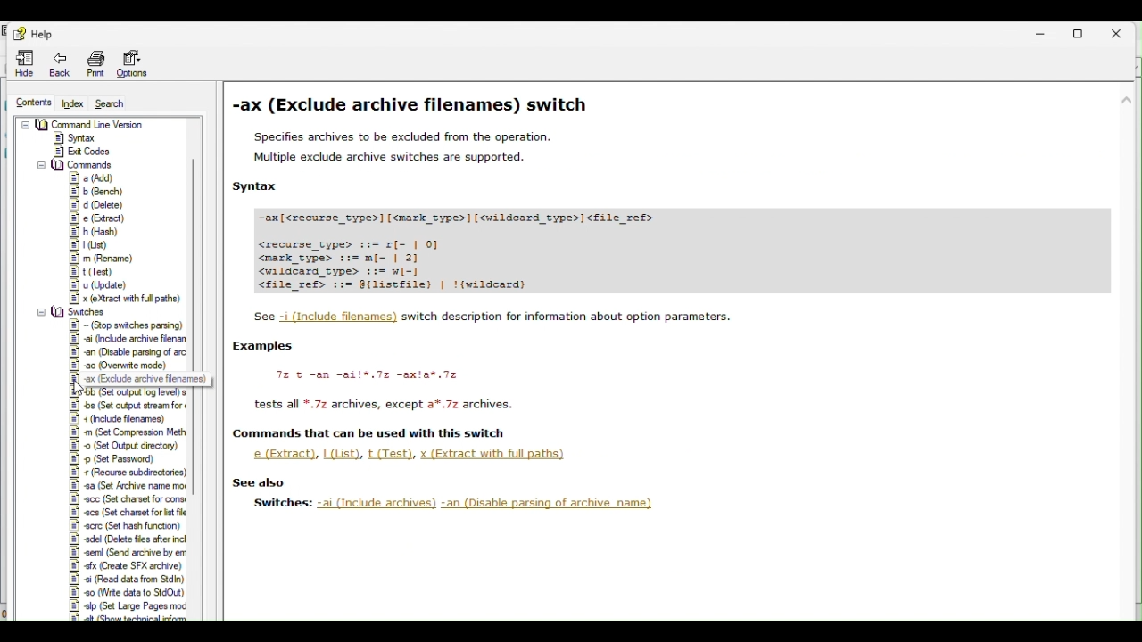 The image size is (1142, 642). I want to click on |§] 4 (Include filenames) |, so click(129, 419).